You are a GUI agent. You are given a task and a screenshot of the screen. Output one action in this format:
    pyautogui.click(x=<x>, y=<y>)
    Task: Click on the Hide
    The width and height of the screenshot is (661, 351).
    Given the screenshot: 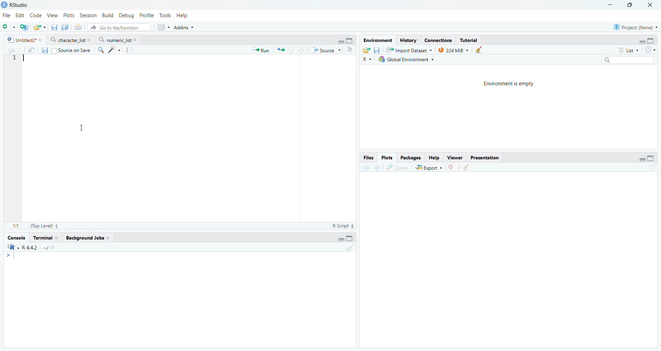 What is the action you would take?
    pyautogui.click(x=641, y=41)
    